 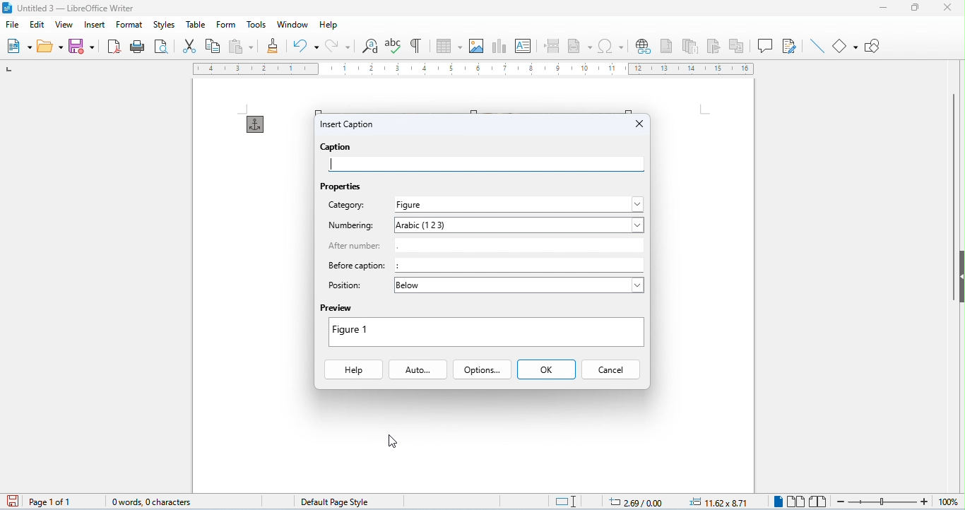 I want to click on insert chat, so click(x=500, y=46).